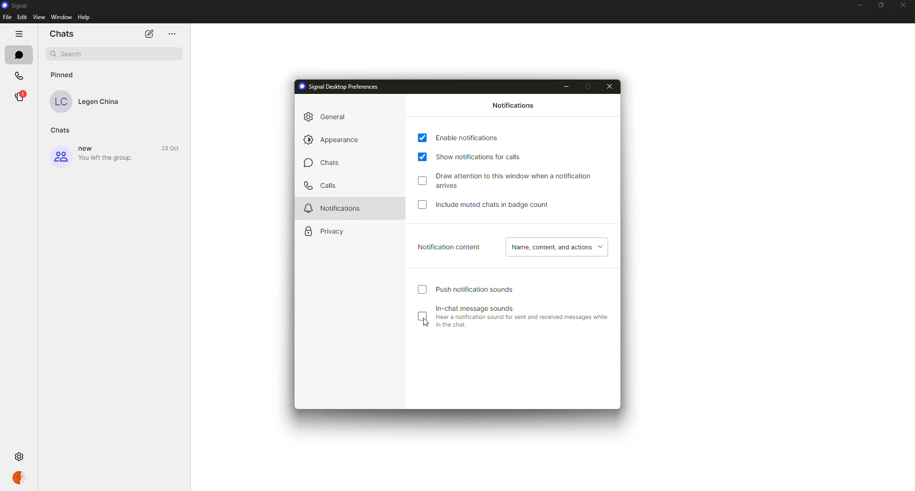 The image size is (915, 491). Describe the element at coordinates (115, 54) in the screenshot. I see `search` at that location.